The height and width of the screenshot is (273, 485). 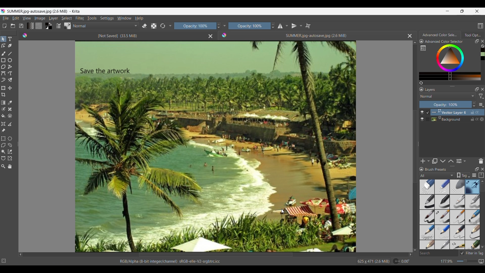 I want to click on Horizontal mirror tool and options, so click(x=283, y=26).